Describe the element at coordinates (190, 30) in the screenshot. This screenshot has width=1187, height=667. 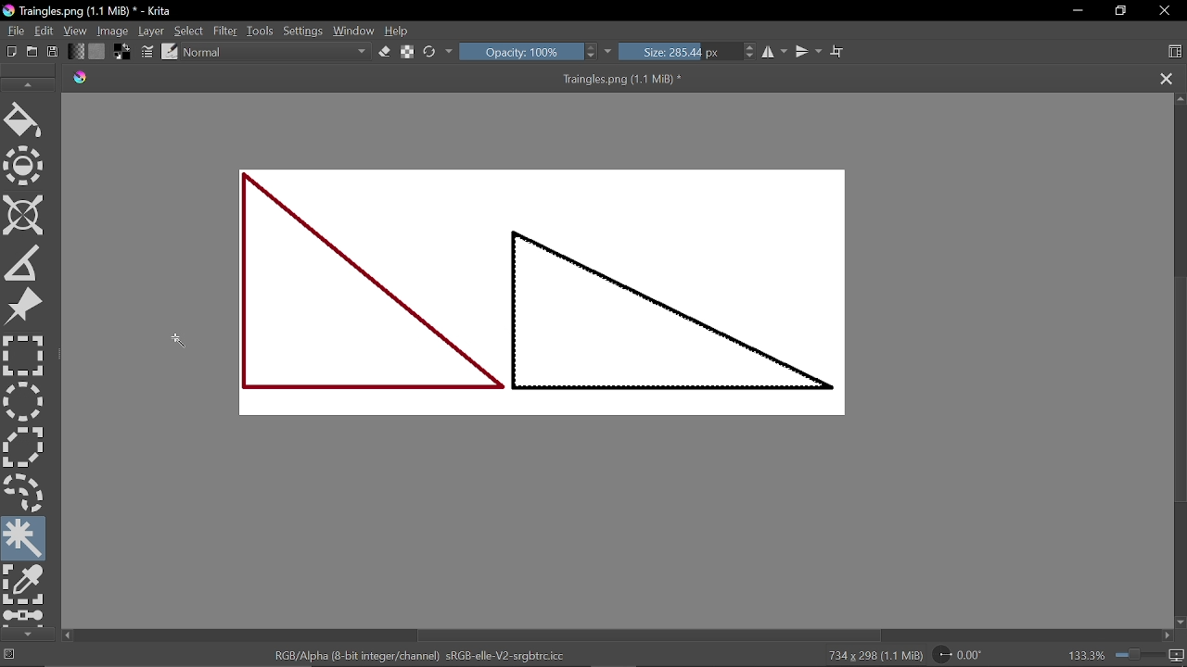
I see `Select` at that location.